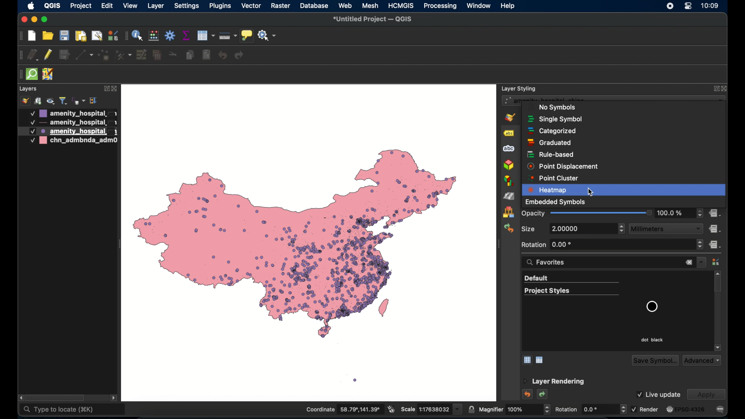  What do you see at coordinates (29, 88) in the screenshot?
I see `layers` at bounding box center [29, 88].